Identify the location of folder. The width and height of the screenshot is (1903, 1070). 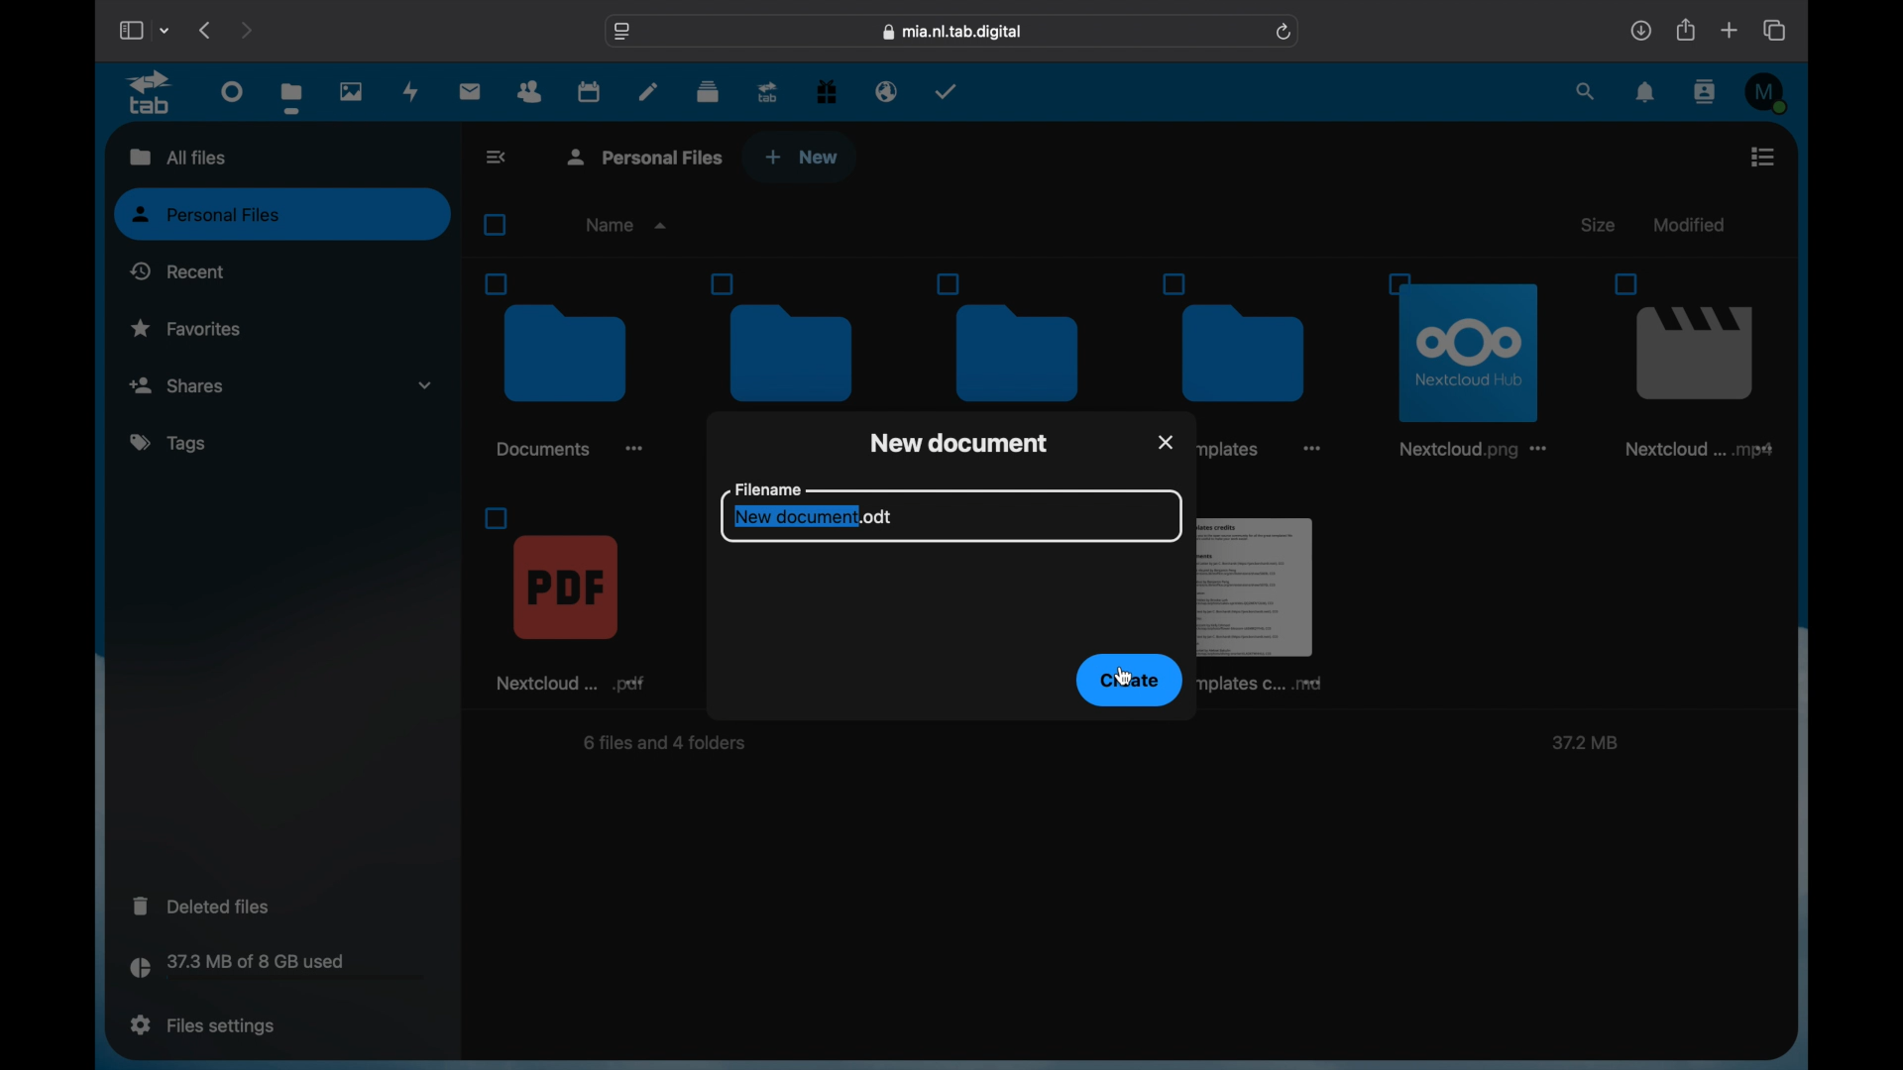
(1247, 336).